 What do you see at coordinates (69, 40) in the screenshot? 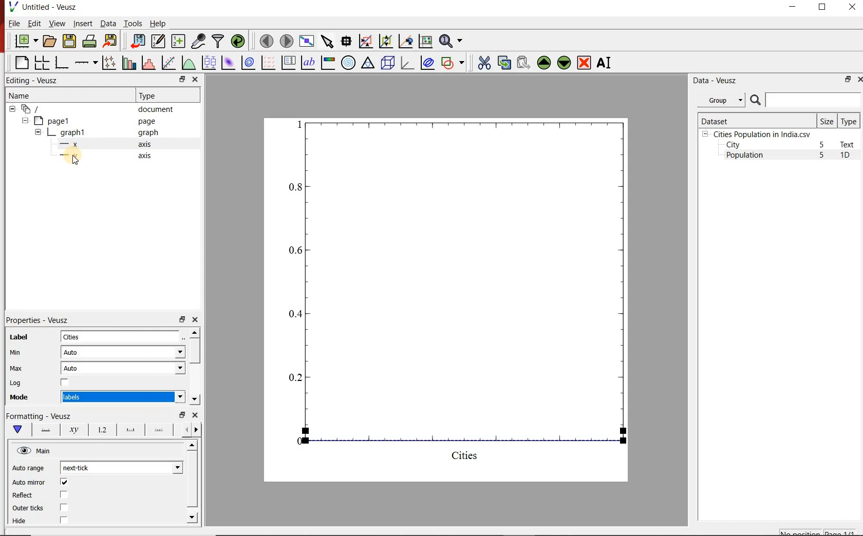
I see `save the document` at bounding box center [69, 40].